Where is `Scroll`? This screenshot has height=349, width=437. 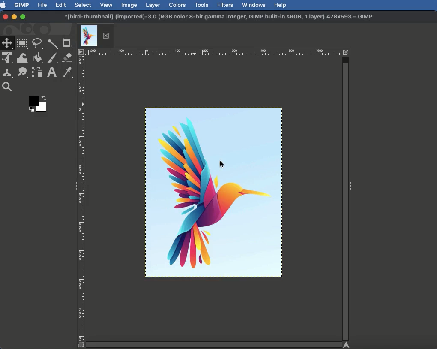
Scroll is located at coordinates (214, 345).